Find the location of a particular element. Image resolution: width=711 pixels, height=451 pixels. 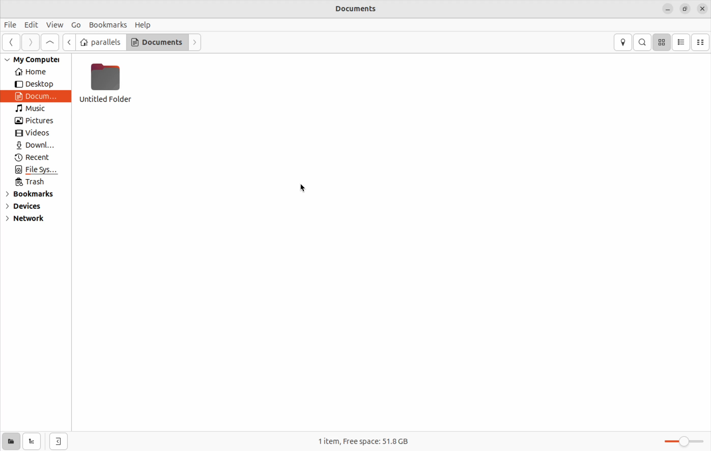

search bar is located at coordinates (643, 42).